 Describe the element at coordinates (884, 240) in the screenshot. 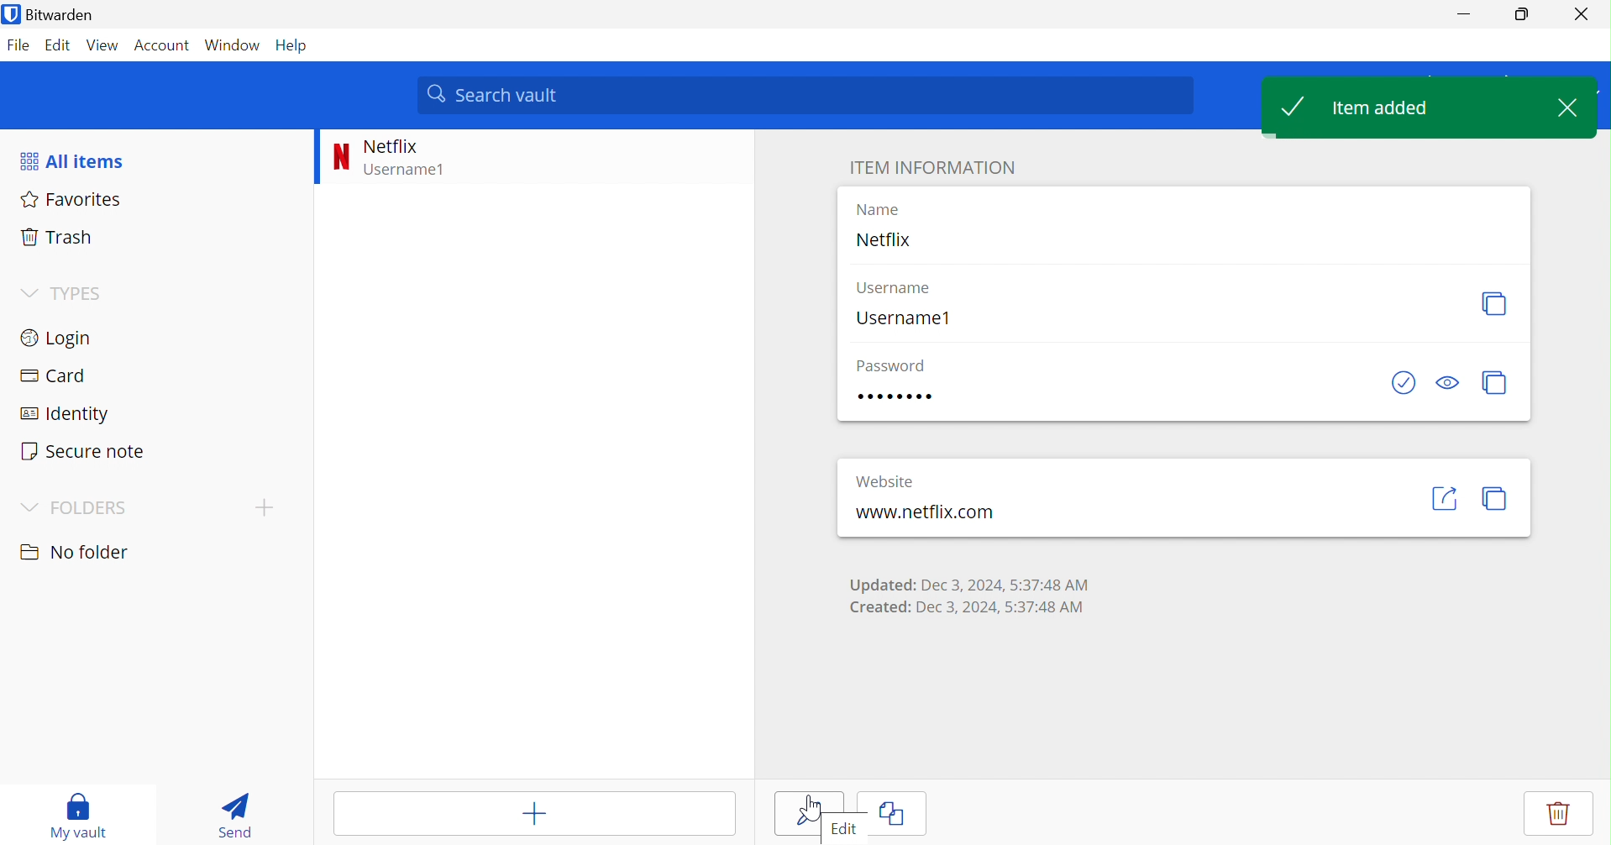

I see `Netflix` at that location.